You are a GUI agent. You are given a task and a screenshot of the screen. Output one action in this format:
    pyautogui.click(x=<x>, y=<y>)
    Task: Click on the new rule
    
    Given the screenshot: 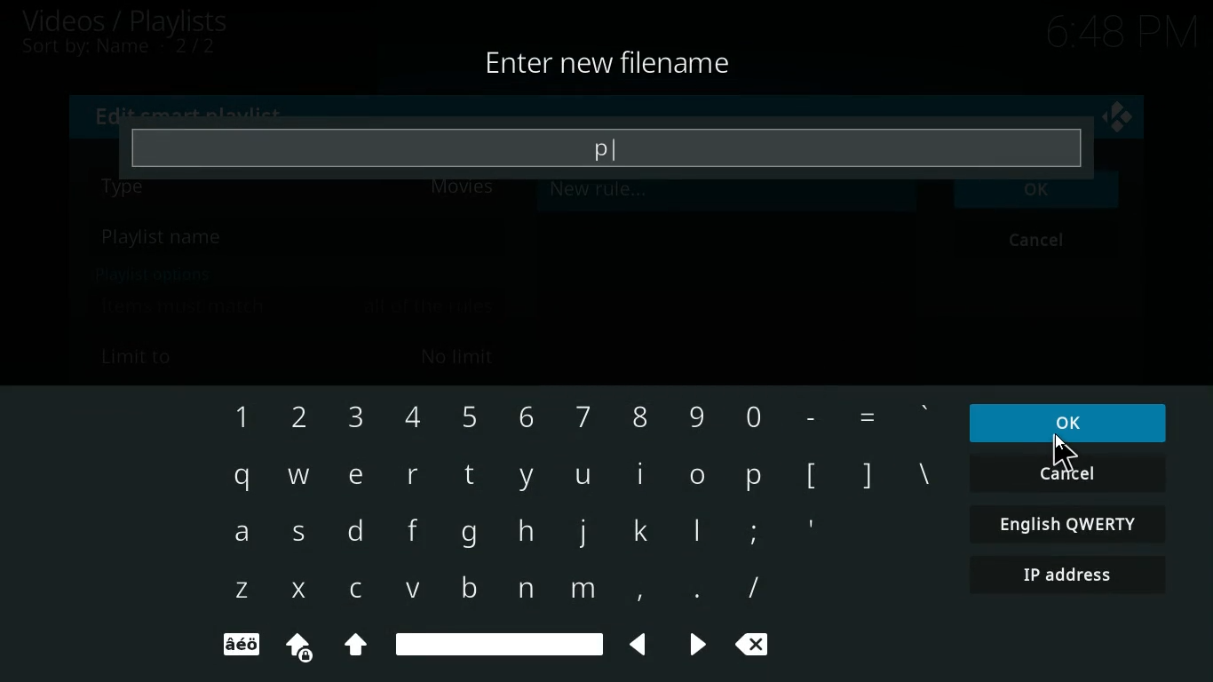 What is the action you would take?
    pyautogui.click(x=641, y=194)
    